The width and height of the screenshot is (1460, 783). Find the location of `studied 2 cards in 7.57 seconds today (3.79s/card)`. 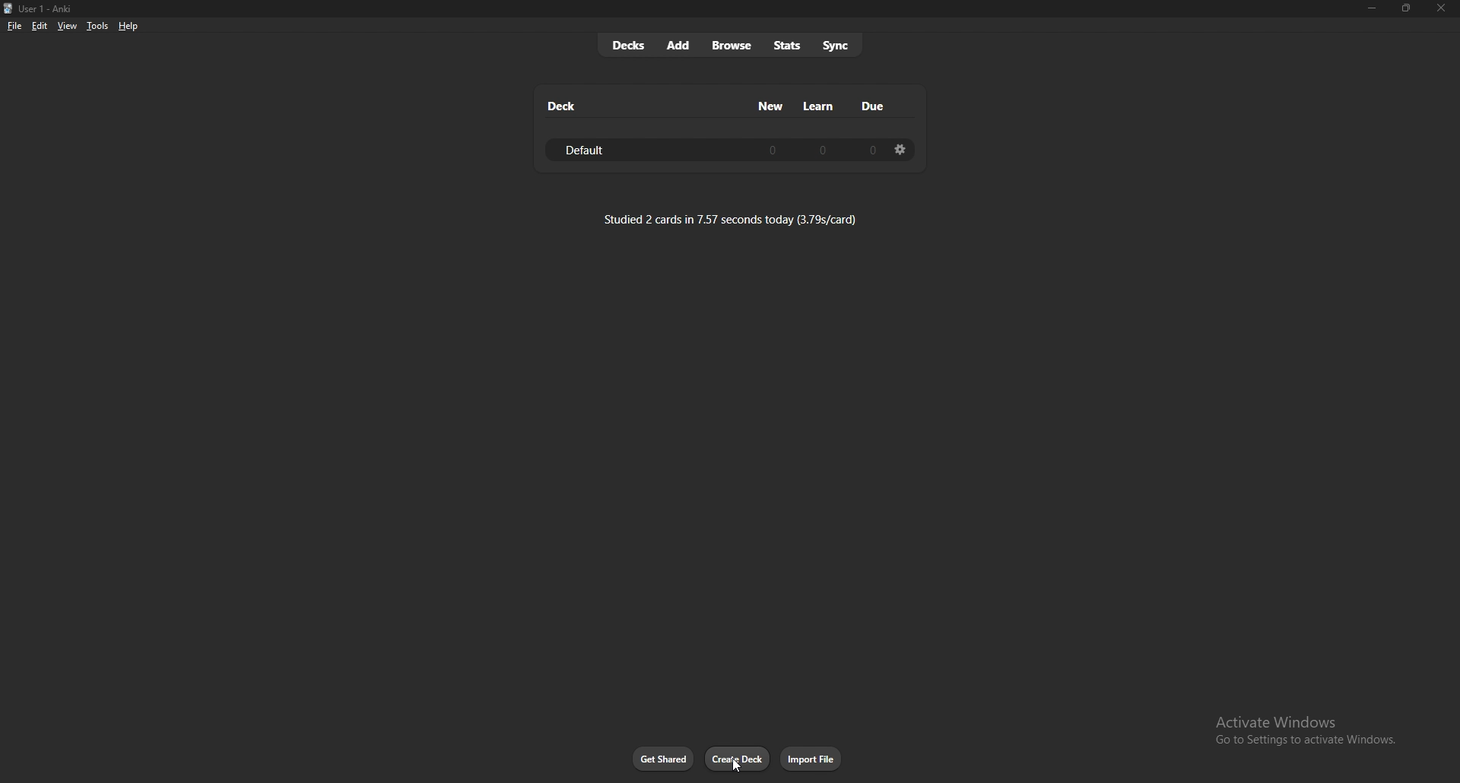

studied 2 cards in 7.57 seconds today (3.79s/card) is located at coordinates (731, 219).